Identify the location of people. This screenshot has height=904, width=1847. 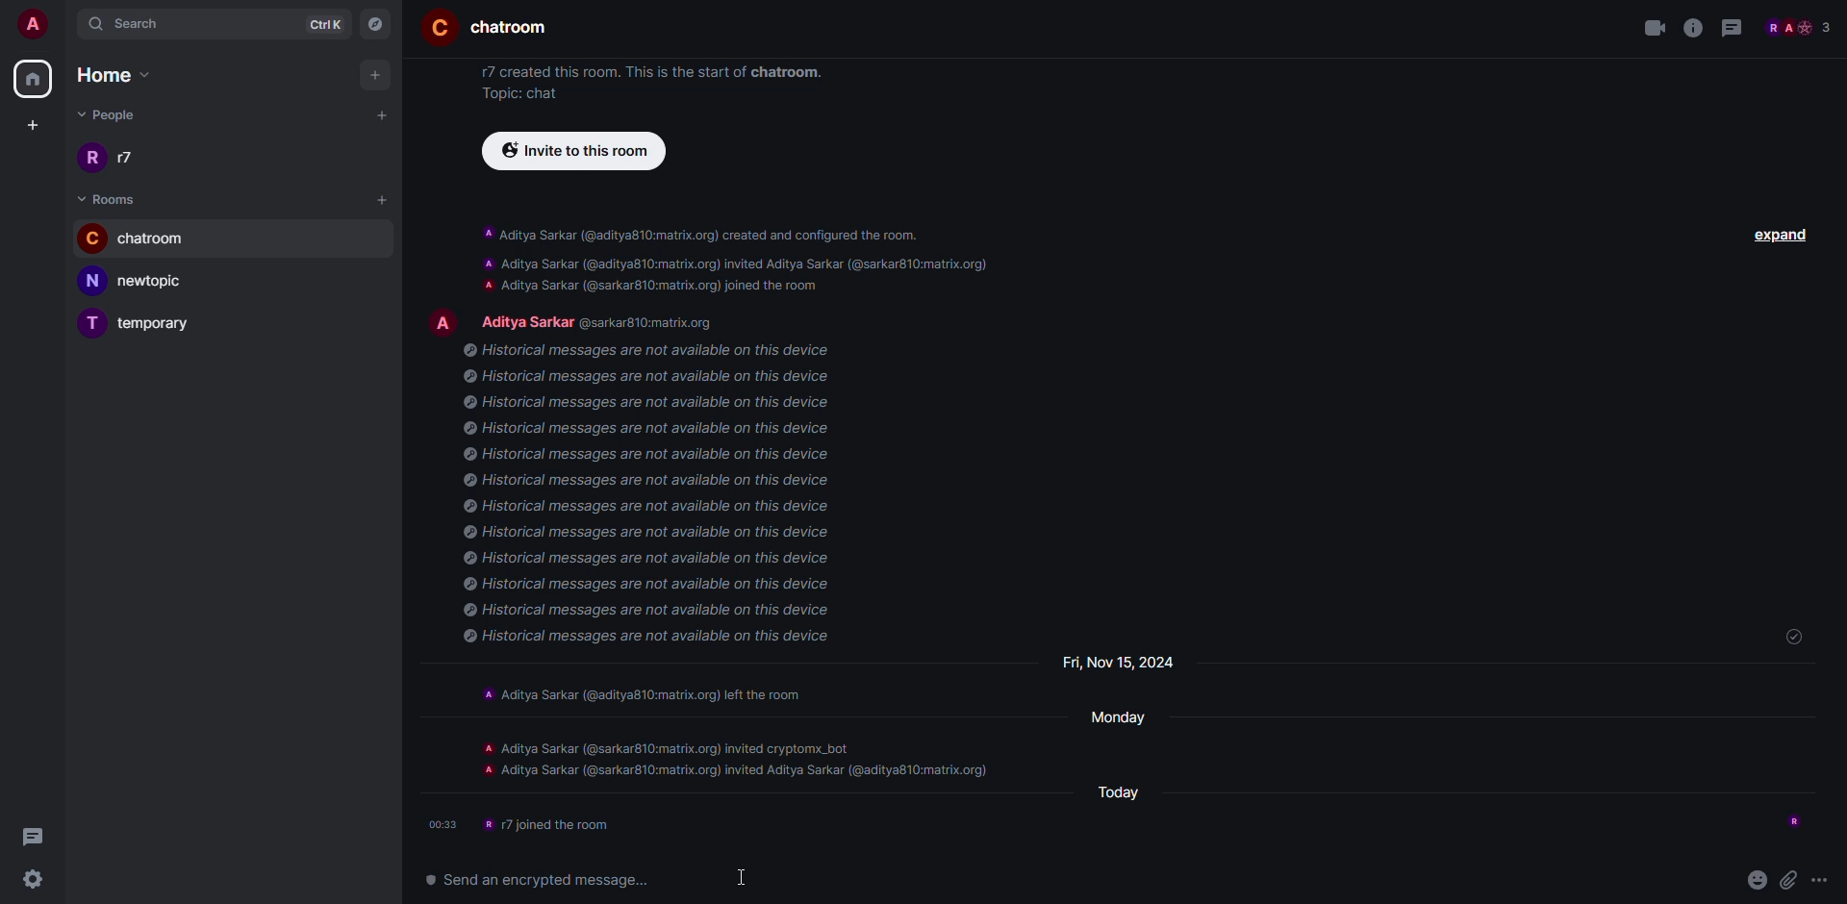
(1799, 27).